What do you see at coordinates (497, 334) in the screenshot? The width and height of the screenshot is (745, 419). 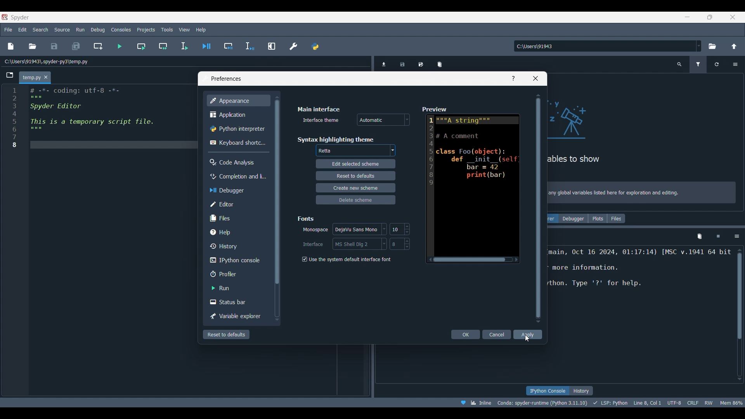 I see `Cancel ` at bounding box center [497, 334].